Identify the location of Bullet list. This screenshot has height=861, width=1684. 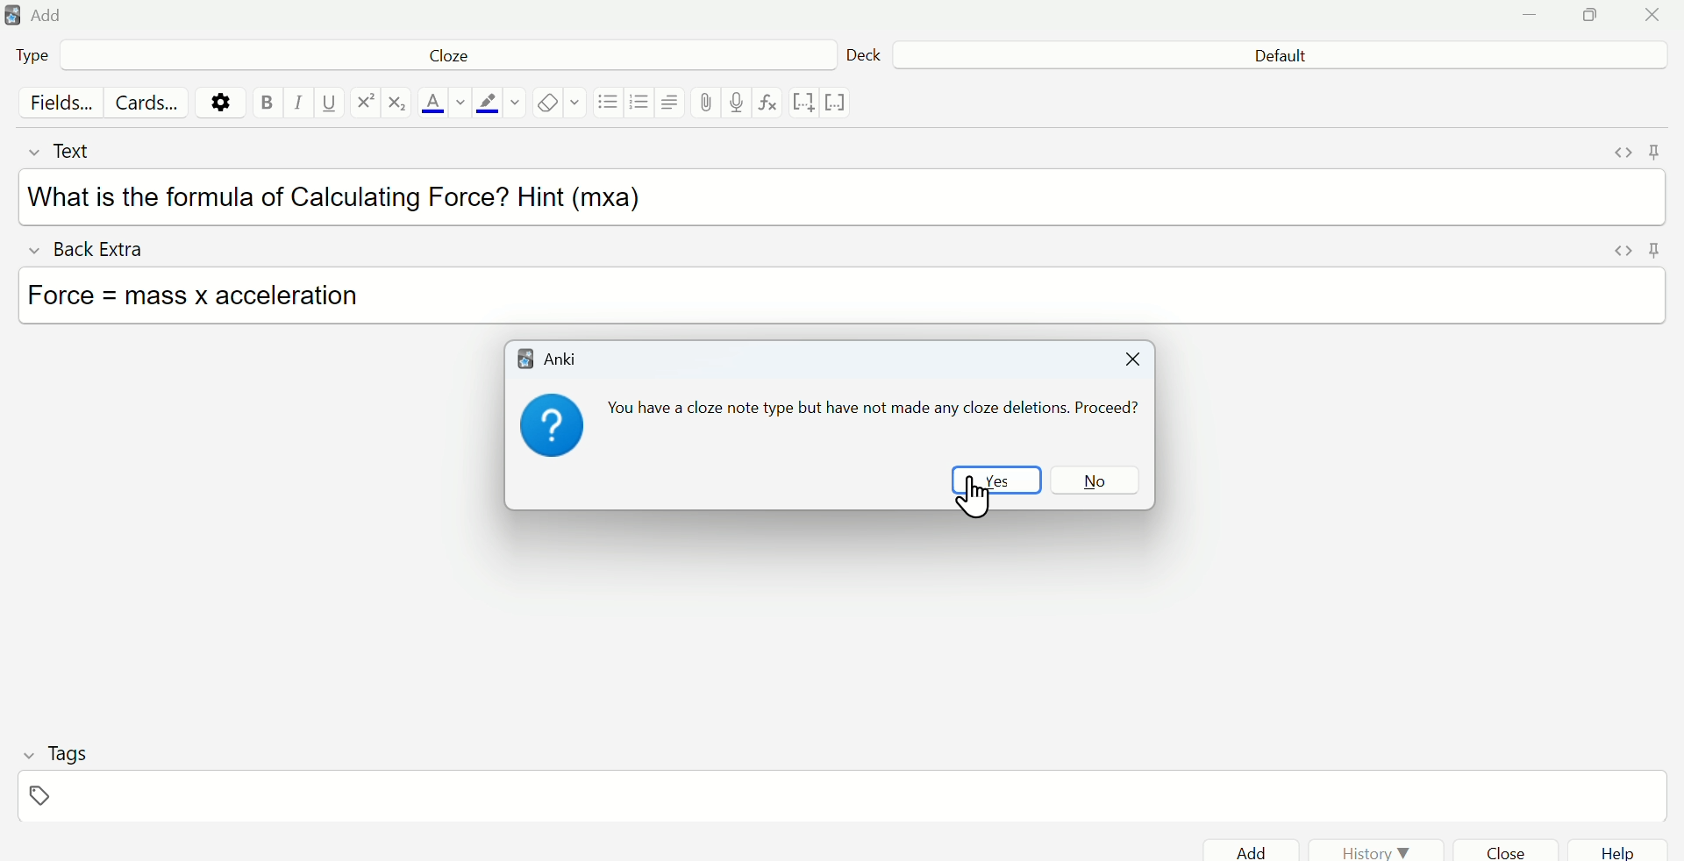
(608, 106).